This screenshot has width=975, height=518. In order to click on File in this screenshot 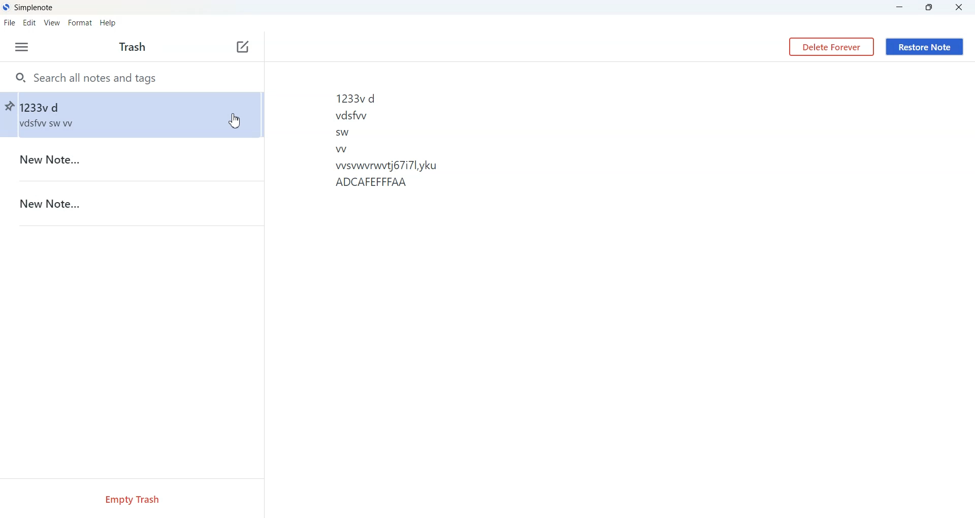, I will do `click(11, 22)`.